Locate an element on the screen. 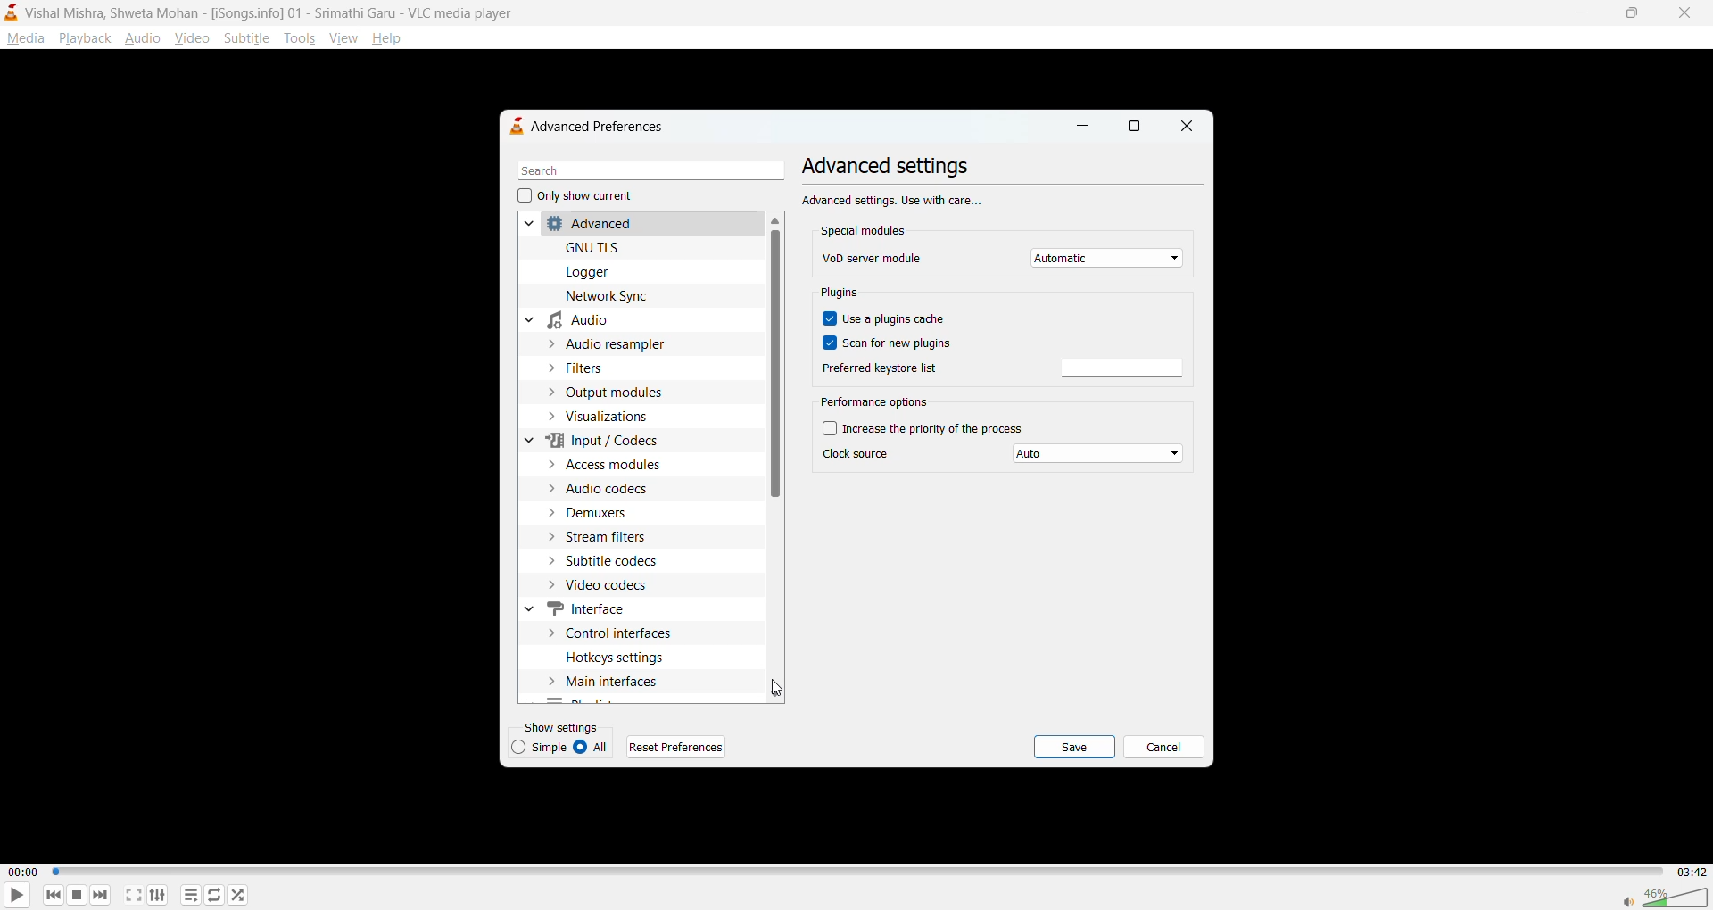 This screenshot has height=910, width=1713. scan for new  plugins is located at coordinates (888, 343).